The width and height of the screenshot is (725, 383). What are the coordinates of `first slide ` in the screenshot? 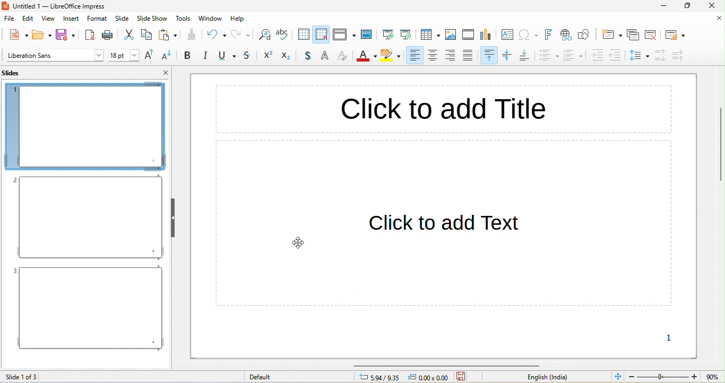 It's located at (388, 32).